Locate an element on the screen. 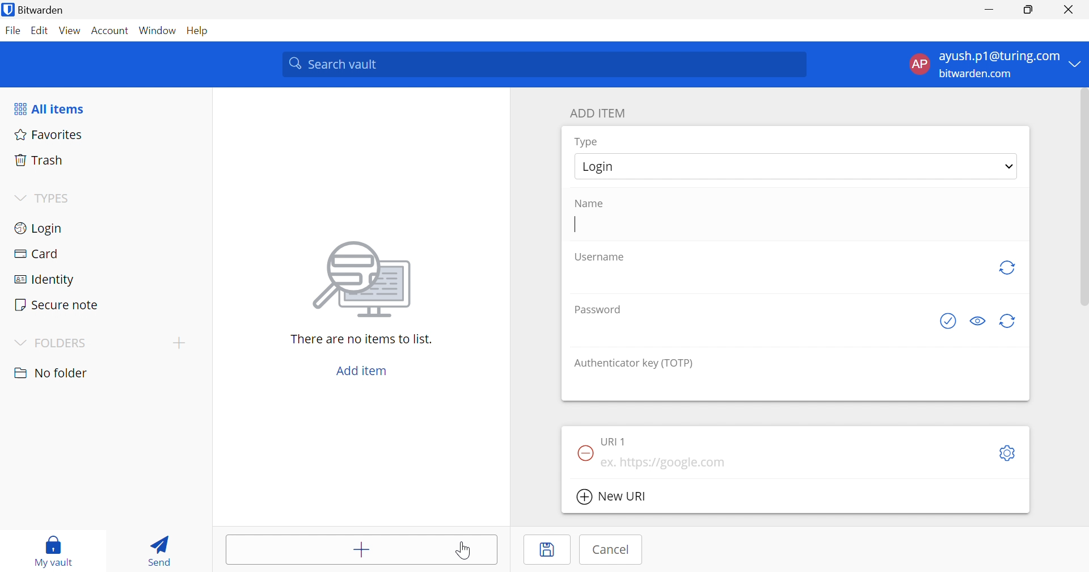  Generate password is located at coordinates (1010, 322).